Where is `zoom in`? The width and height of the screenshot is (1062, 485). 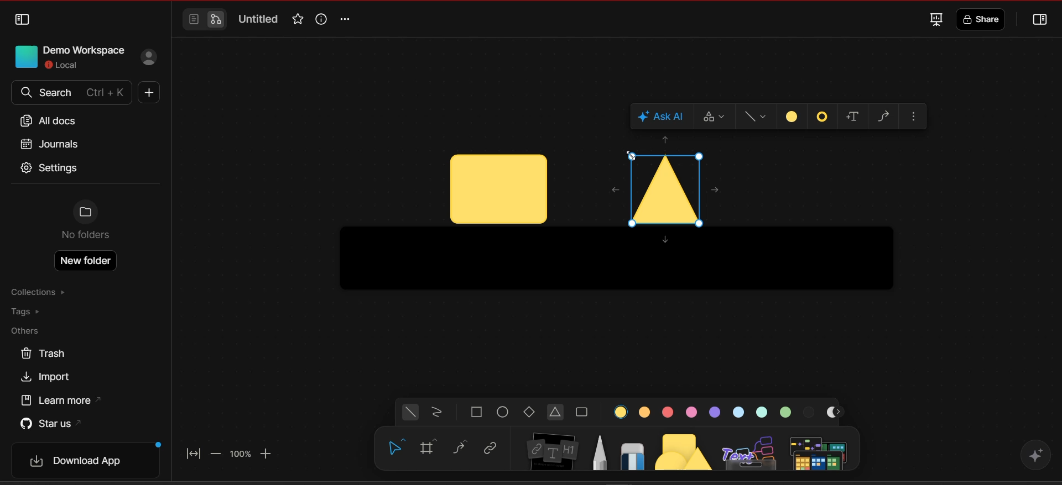
zoom in is located at coordinates (268, 454).